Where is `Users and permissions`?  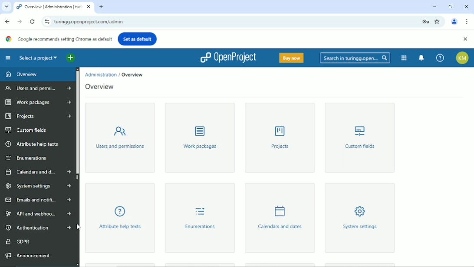
Users and permissions is located at coordinates (36, 89).